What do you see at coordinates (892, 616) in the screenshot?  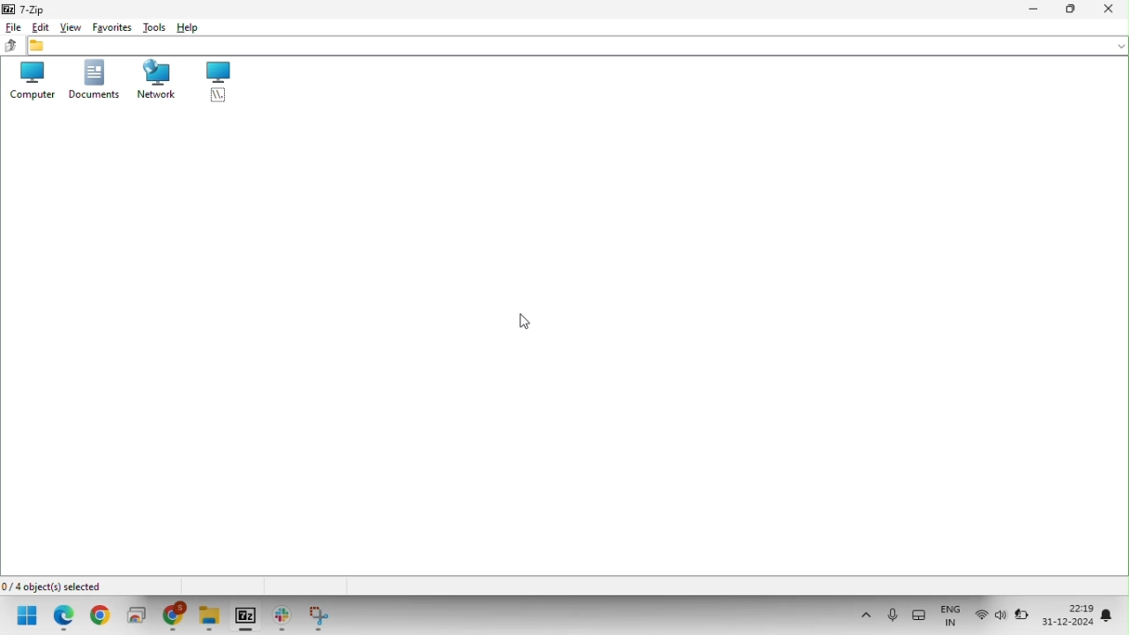 I see `mic` at bounding box center [892, 616].